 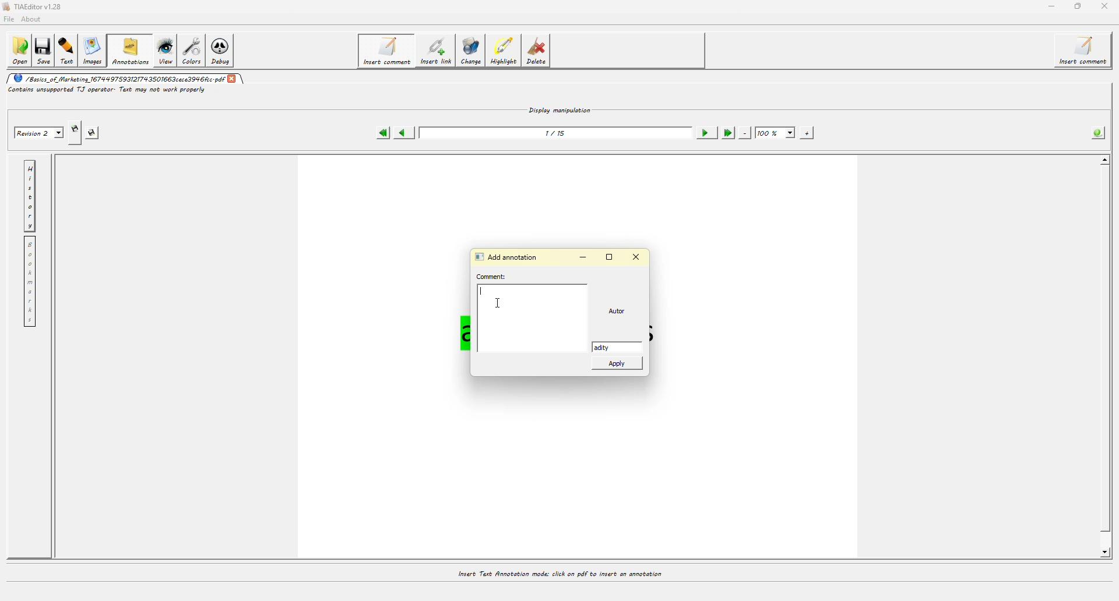 What do you see at coordinates (473, 53) in the screenshot?
I see `change` at bounding box center [473, 53].